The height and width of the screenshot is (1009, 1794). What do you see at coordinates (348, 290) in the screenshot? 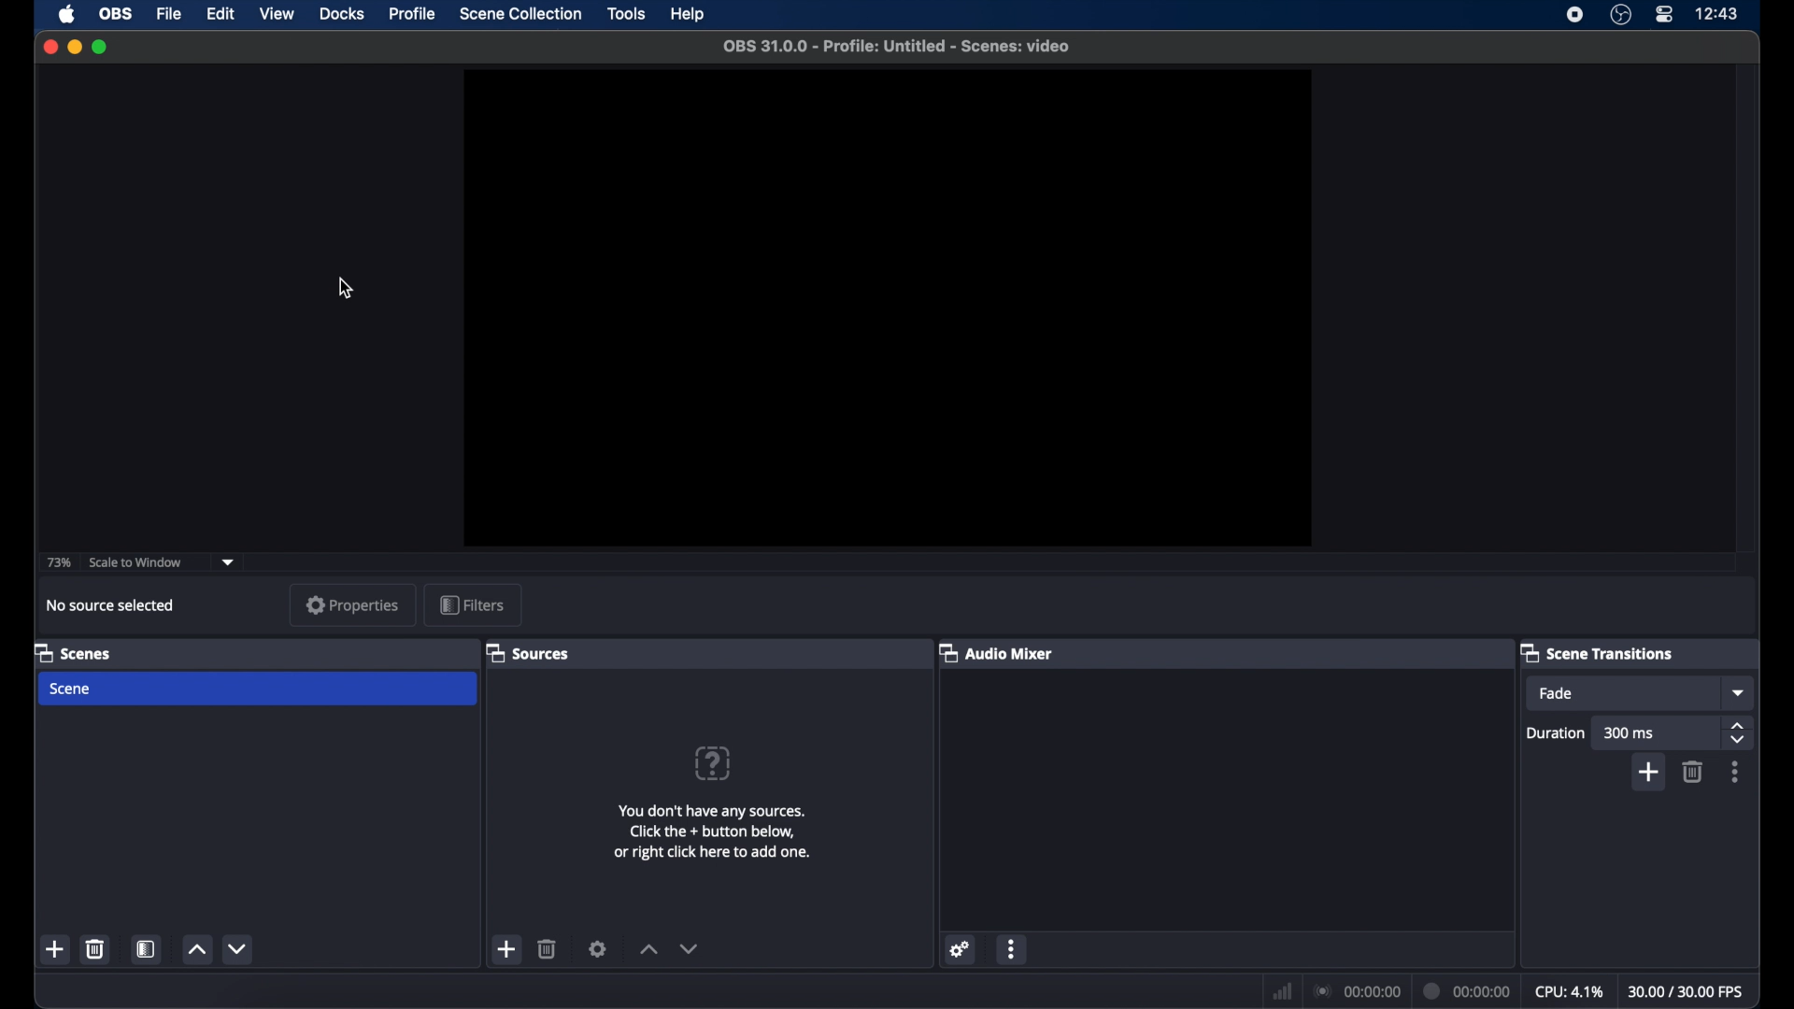
I see `cursor` at bounding box center [348, 290].